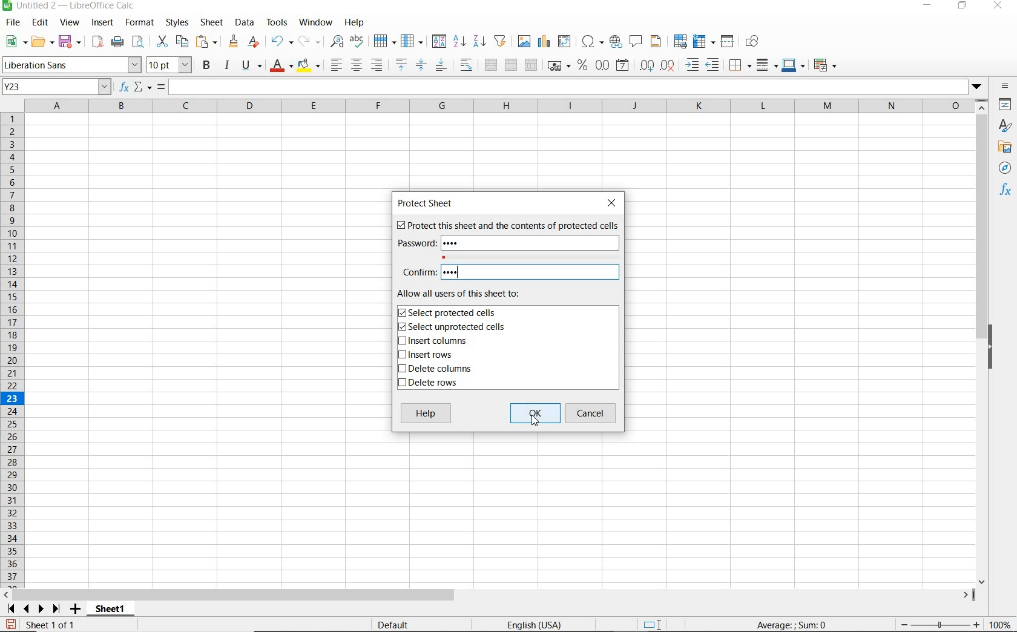  I want to click on ALIGN BOTTOM, so click(441, 67).